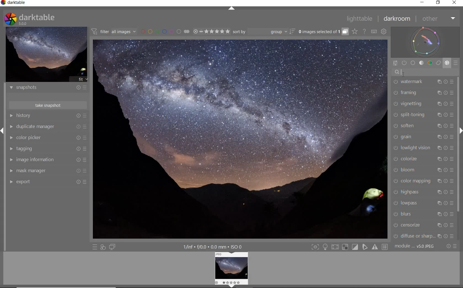  What do you see at coordinates (451, 203) in the screenshot?
I see `presets` at bounding box center [451, 203].